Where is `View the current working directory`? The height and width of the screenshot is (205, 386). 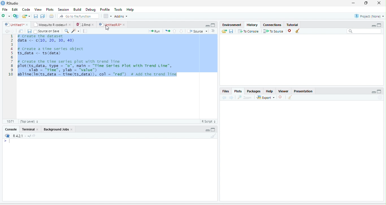
View the current working directory is located at coordinates (34, 135).